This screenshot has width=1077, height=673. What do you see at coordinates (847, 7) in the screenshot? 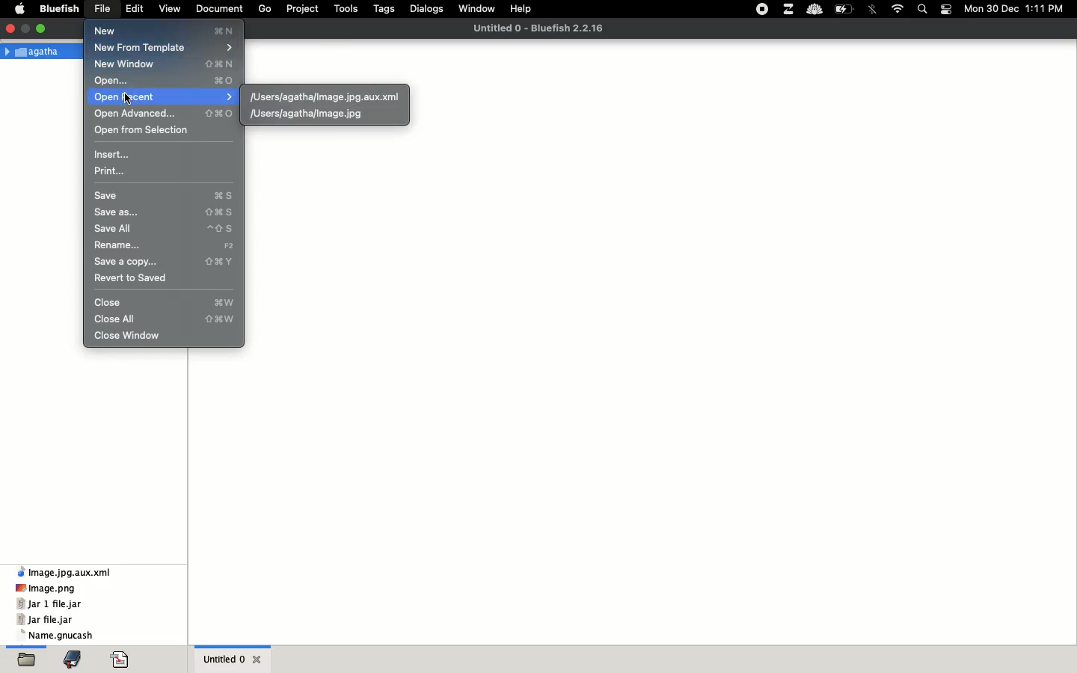
I see `charge` at bounding box center [847, 7].